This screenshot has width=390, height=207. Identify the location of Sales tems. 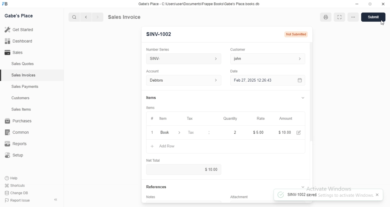
(22, 109).